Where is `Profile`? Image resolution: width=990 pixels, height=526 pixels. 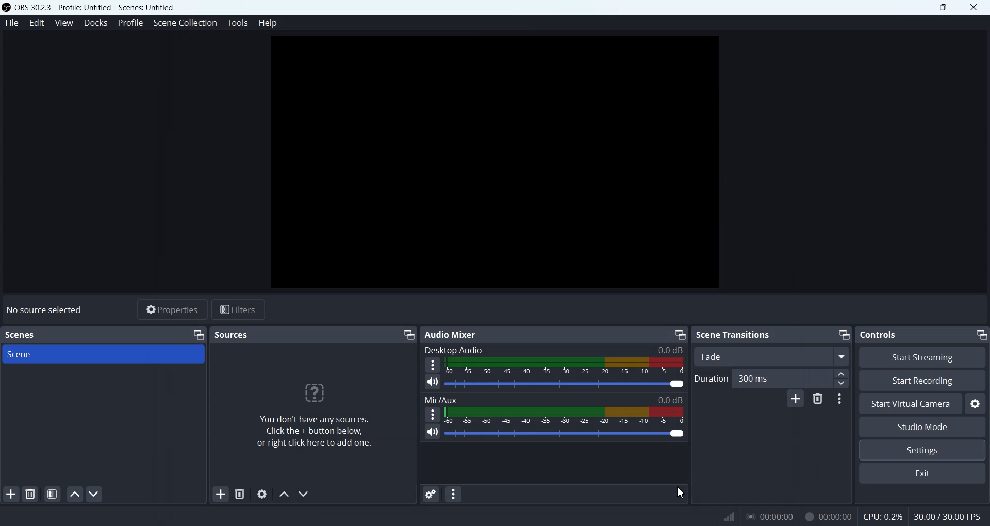 Profile is located at coordinates (129, 24).